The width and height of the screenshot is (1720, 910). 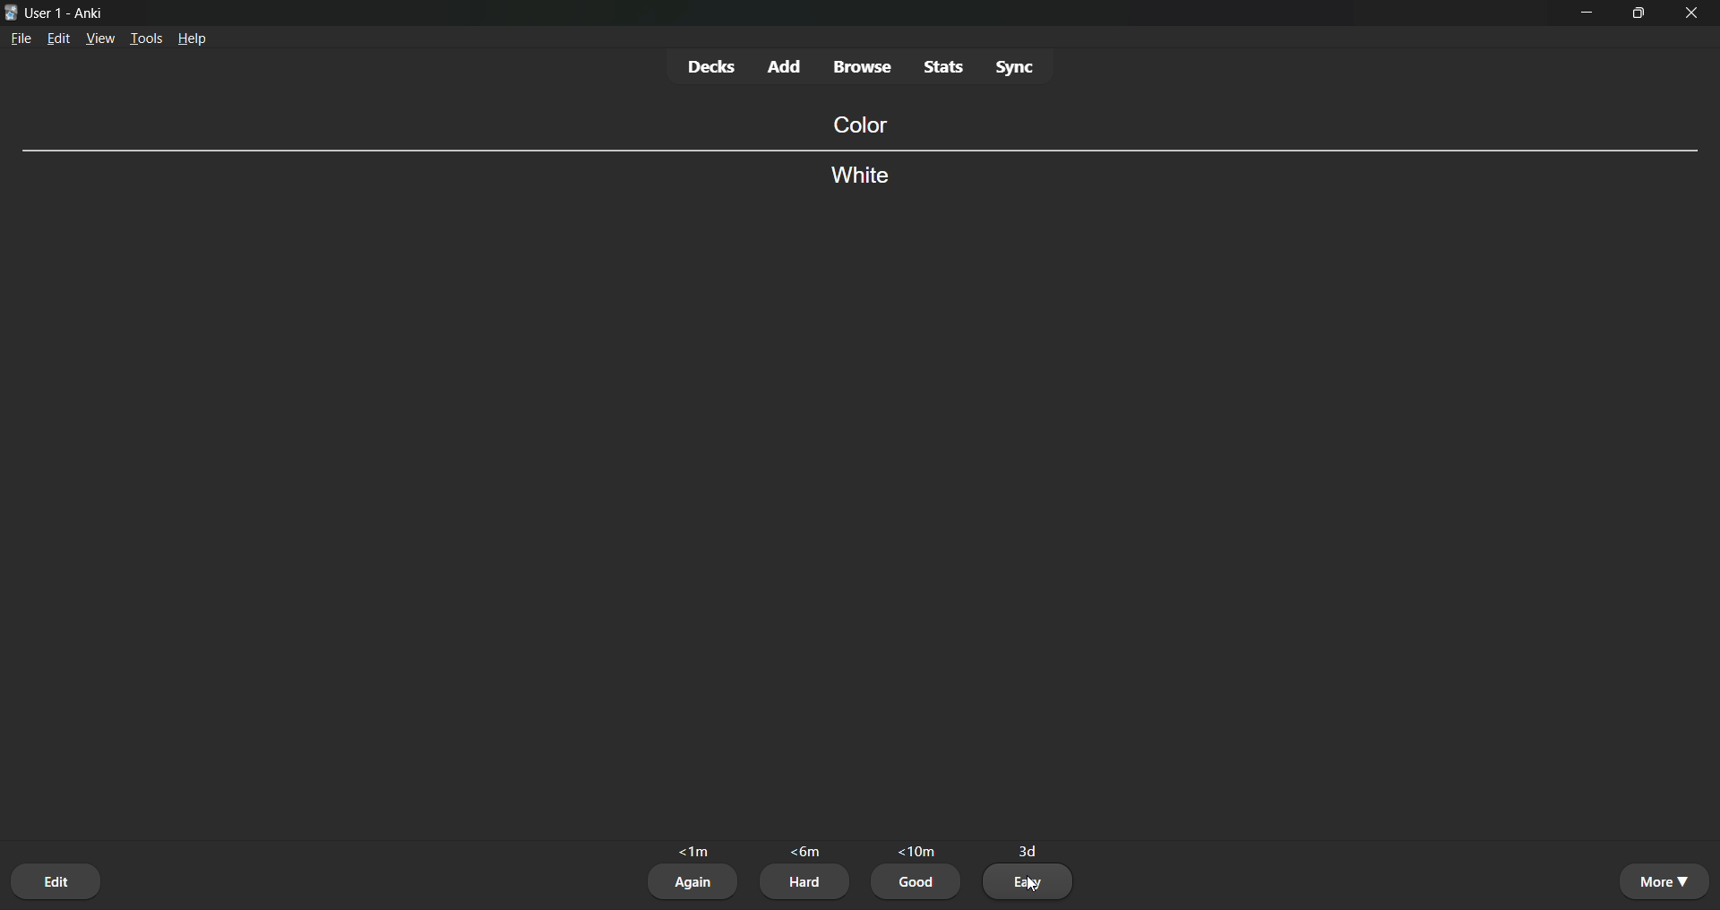 What do you see at coordinates (58, 878) in the screenshot?
I see `edit` at bounding box center [58, 878].